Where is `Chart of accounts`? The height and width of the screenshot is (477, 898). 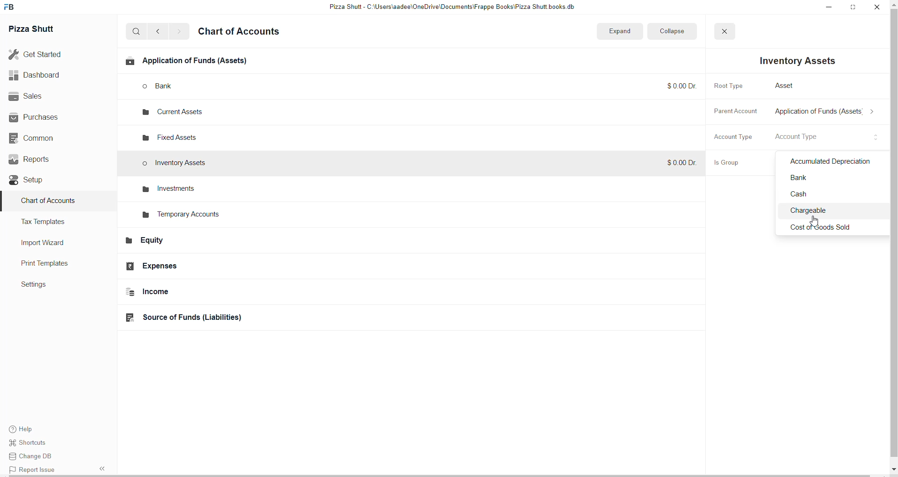
Chart of accounts is located at coordinates (245, 33).